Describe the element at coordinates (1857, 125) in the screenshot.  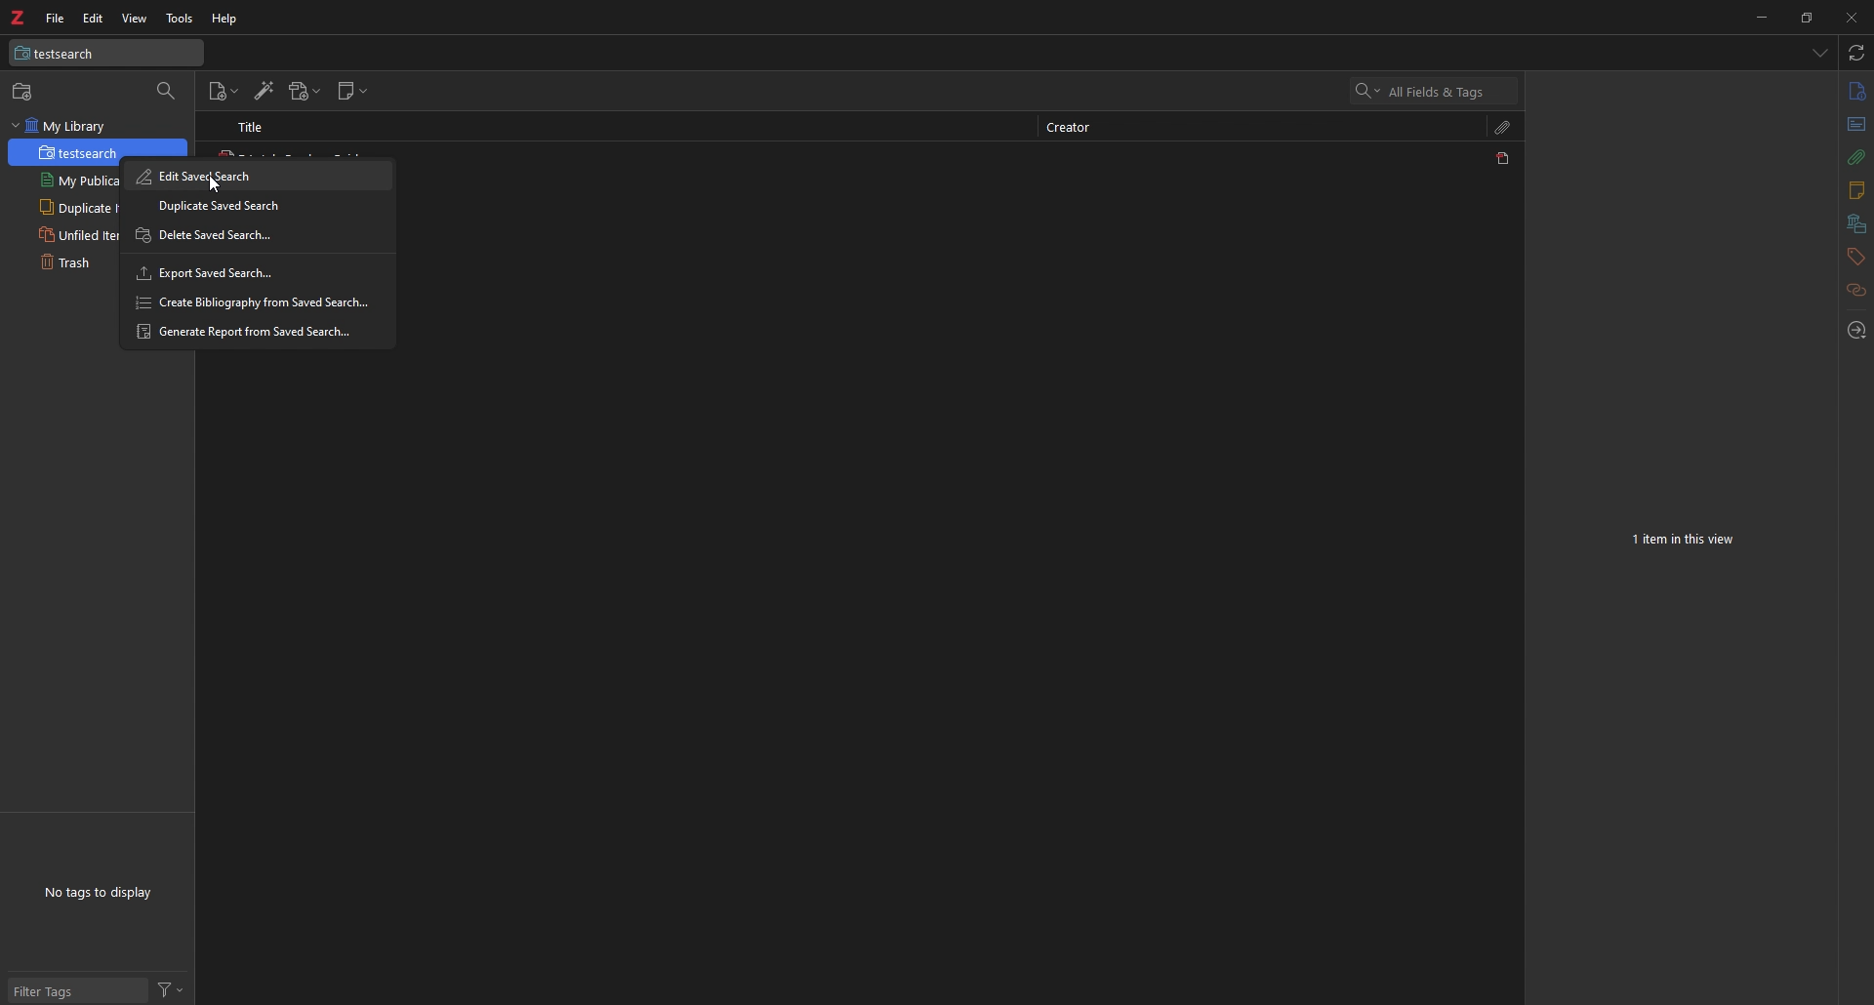
I see `abstract` at that location.